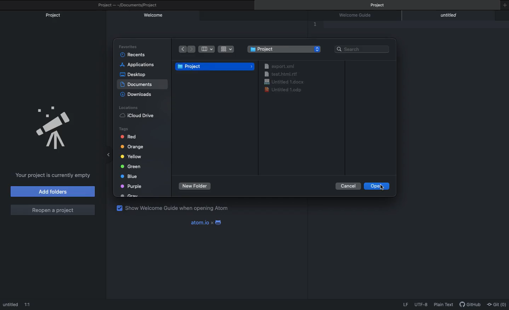 The width and height of the screenshot is (509, 310). What do you see at coordinates (209, 223) in the screenshot?
I see `Atom x android ` at bounding box center [209, 223].